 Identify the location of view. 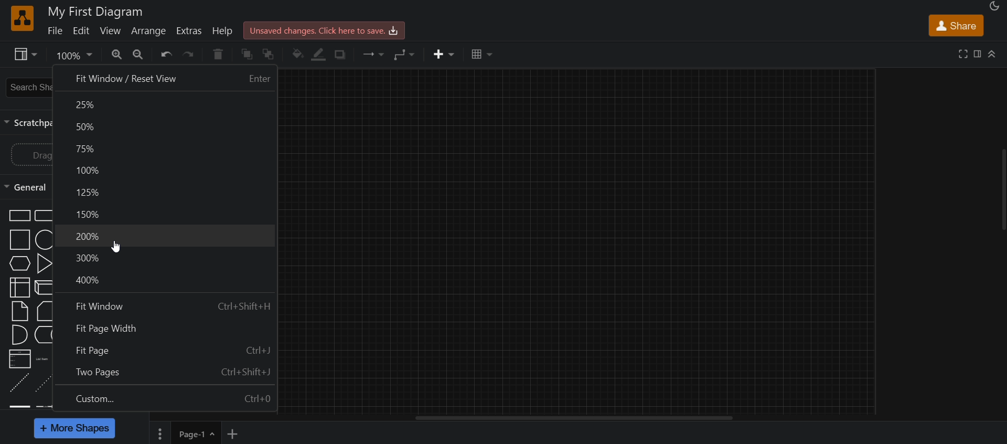
(110, 30).